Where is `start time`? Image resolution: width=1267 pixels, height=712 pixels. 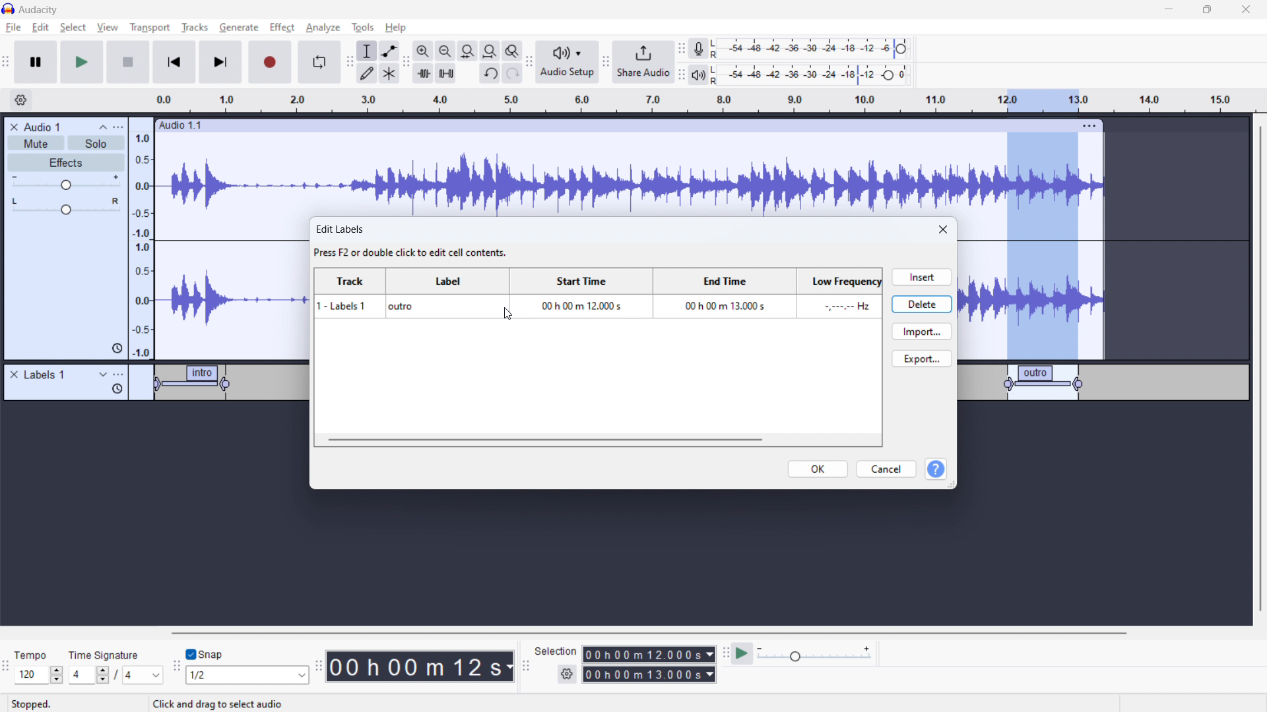
start time is located at coordinates (580, 293).